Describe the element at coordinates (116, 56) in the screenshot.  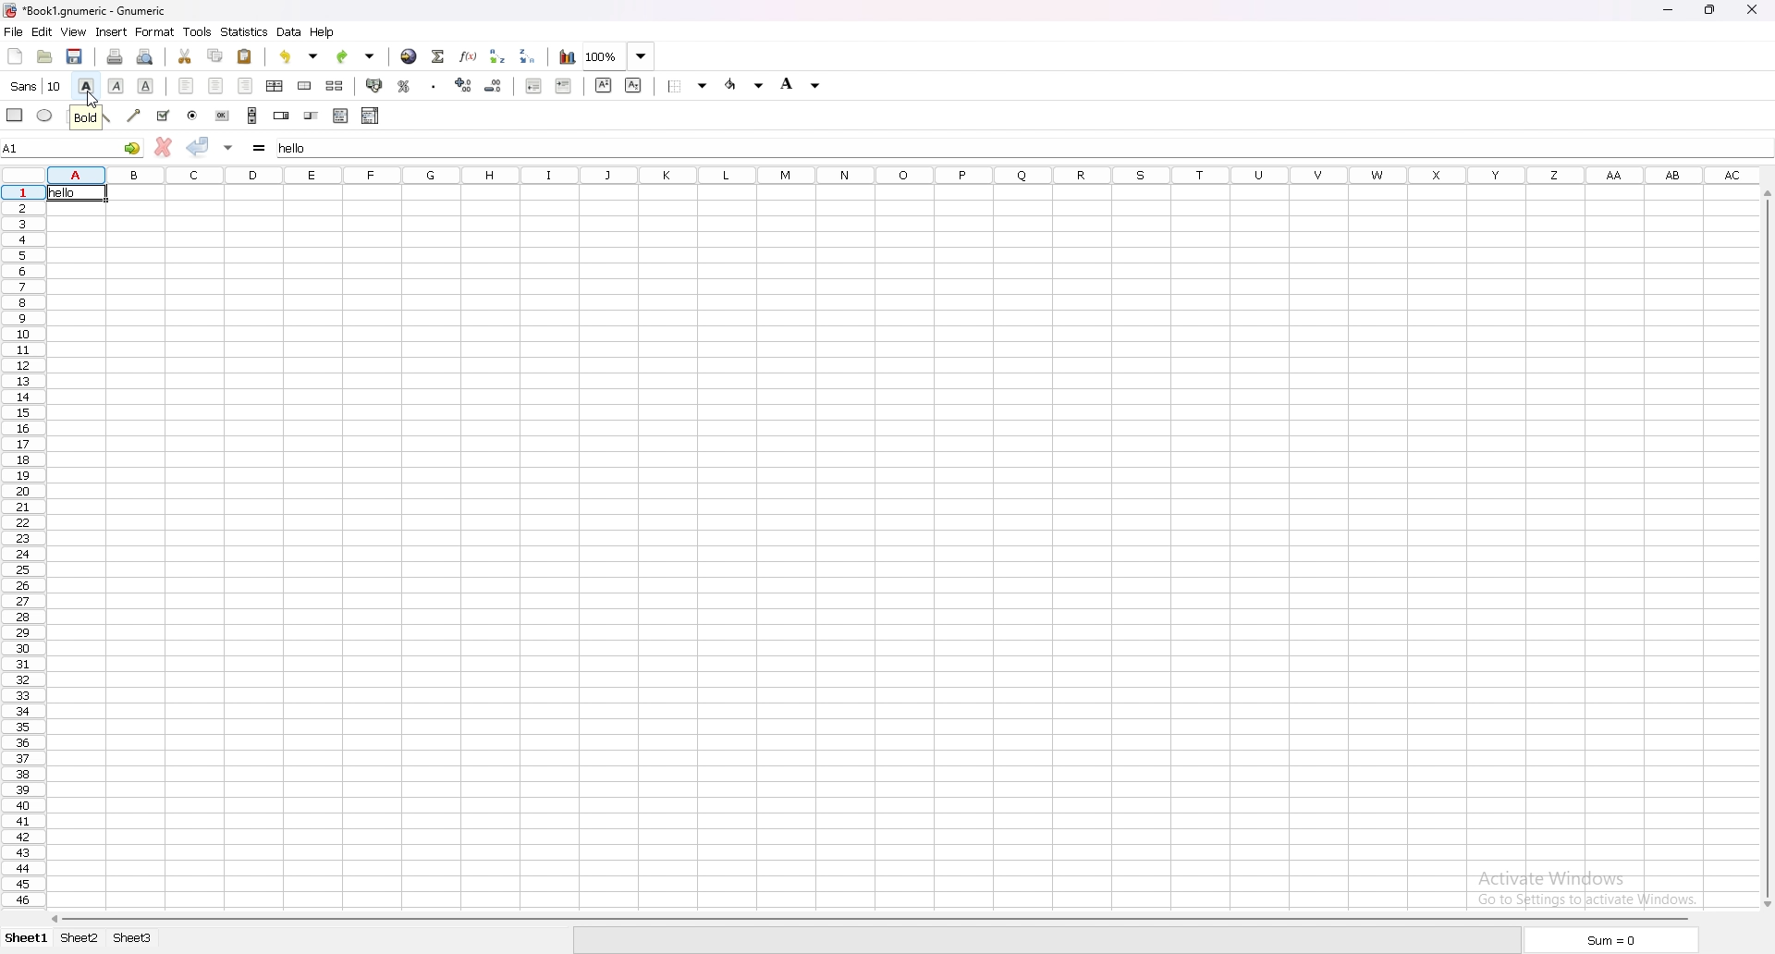
I see `print` at that location.